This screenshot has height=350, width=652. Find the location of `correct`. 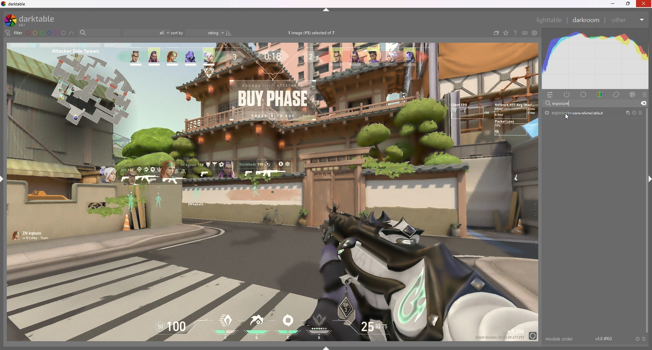

correct is located at coordinates (617, 95).